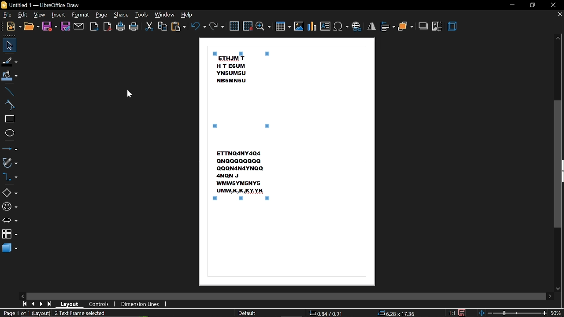  What do you see at coordinates (406, 26) in the screenshot?
I see `arrange` at bounding box center [406, 26].